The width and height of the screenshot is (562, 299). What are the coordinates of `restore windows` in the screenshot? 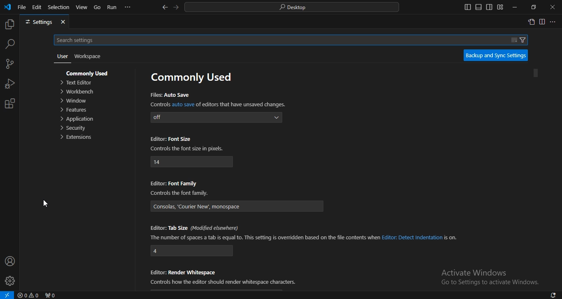 It's located at (532, 7).